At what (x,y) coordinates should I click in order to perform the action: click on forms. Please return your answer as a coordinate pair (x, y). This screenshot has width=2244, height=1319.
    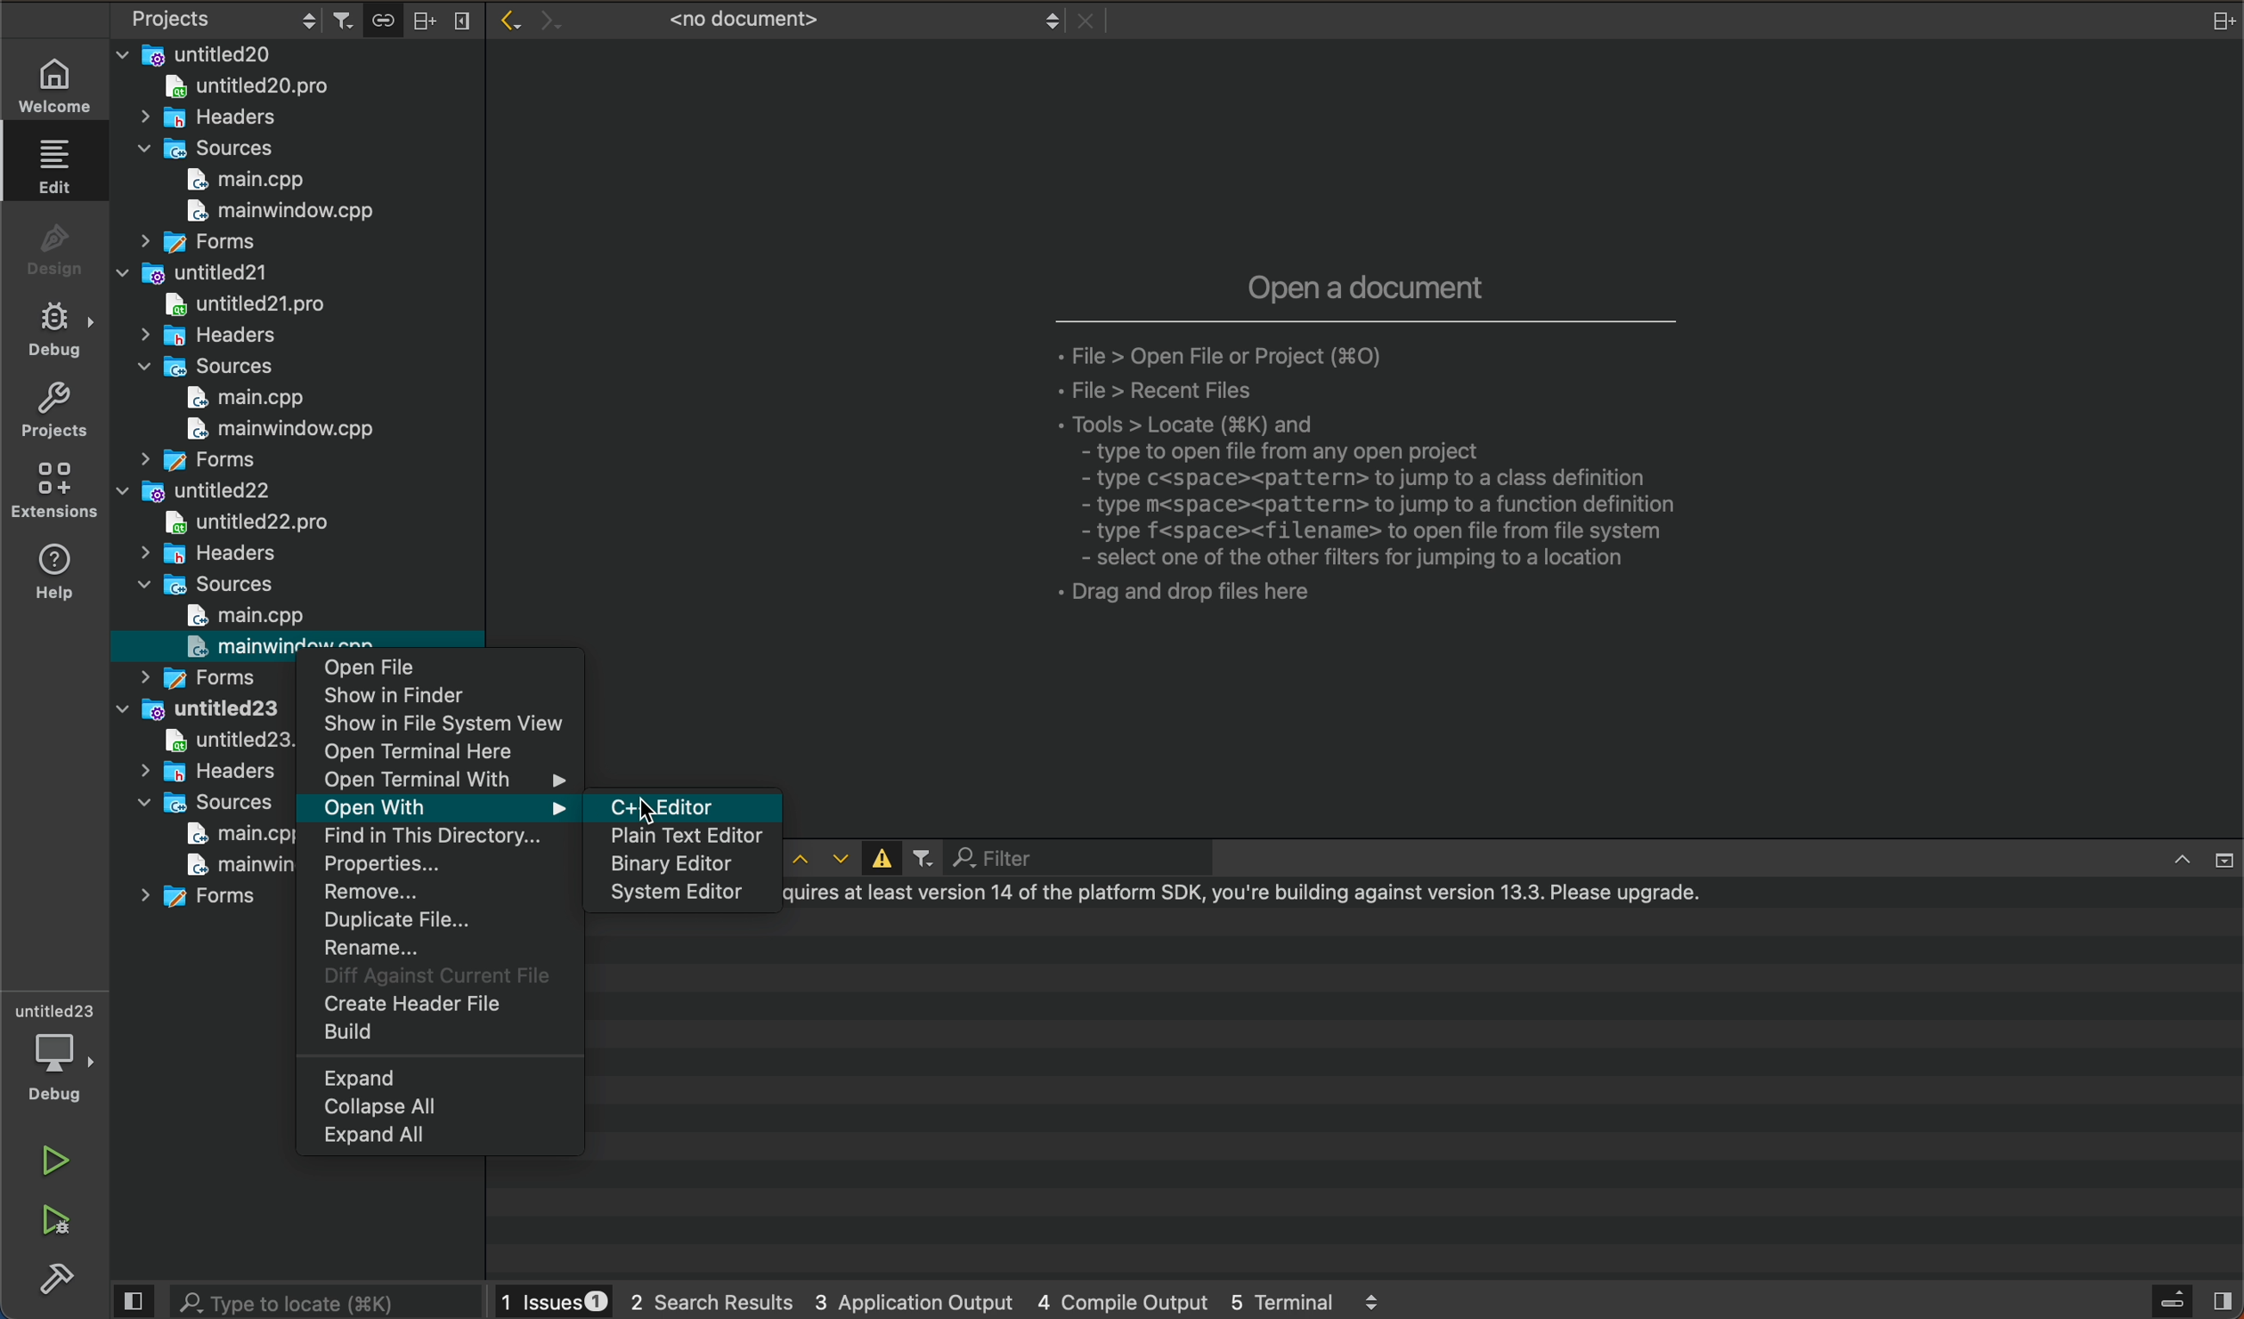
    Looking at the image, I should click on (190, 461).